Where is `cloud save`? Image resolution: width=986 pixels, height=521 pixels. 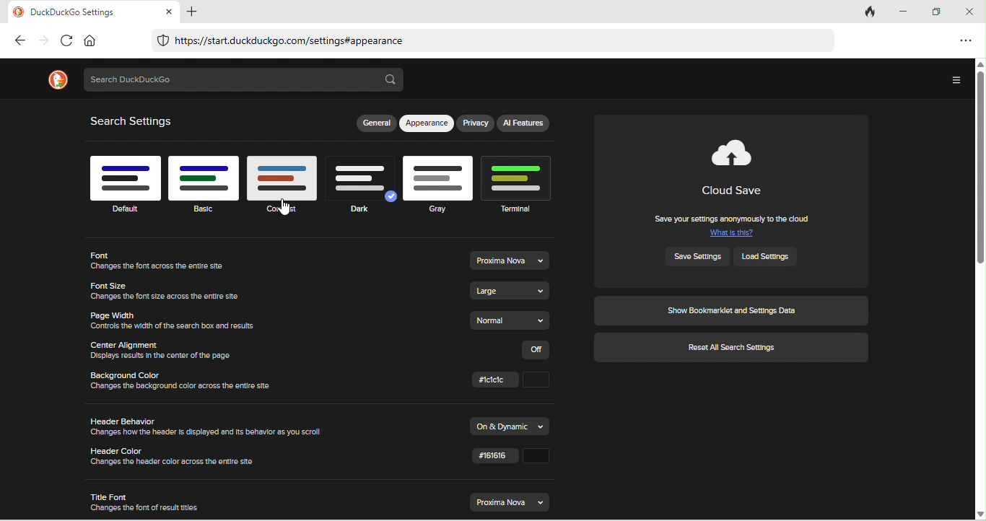
cloud save is located at coordinates (737, 168).